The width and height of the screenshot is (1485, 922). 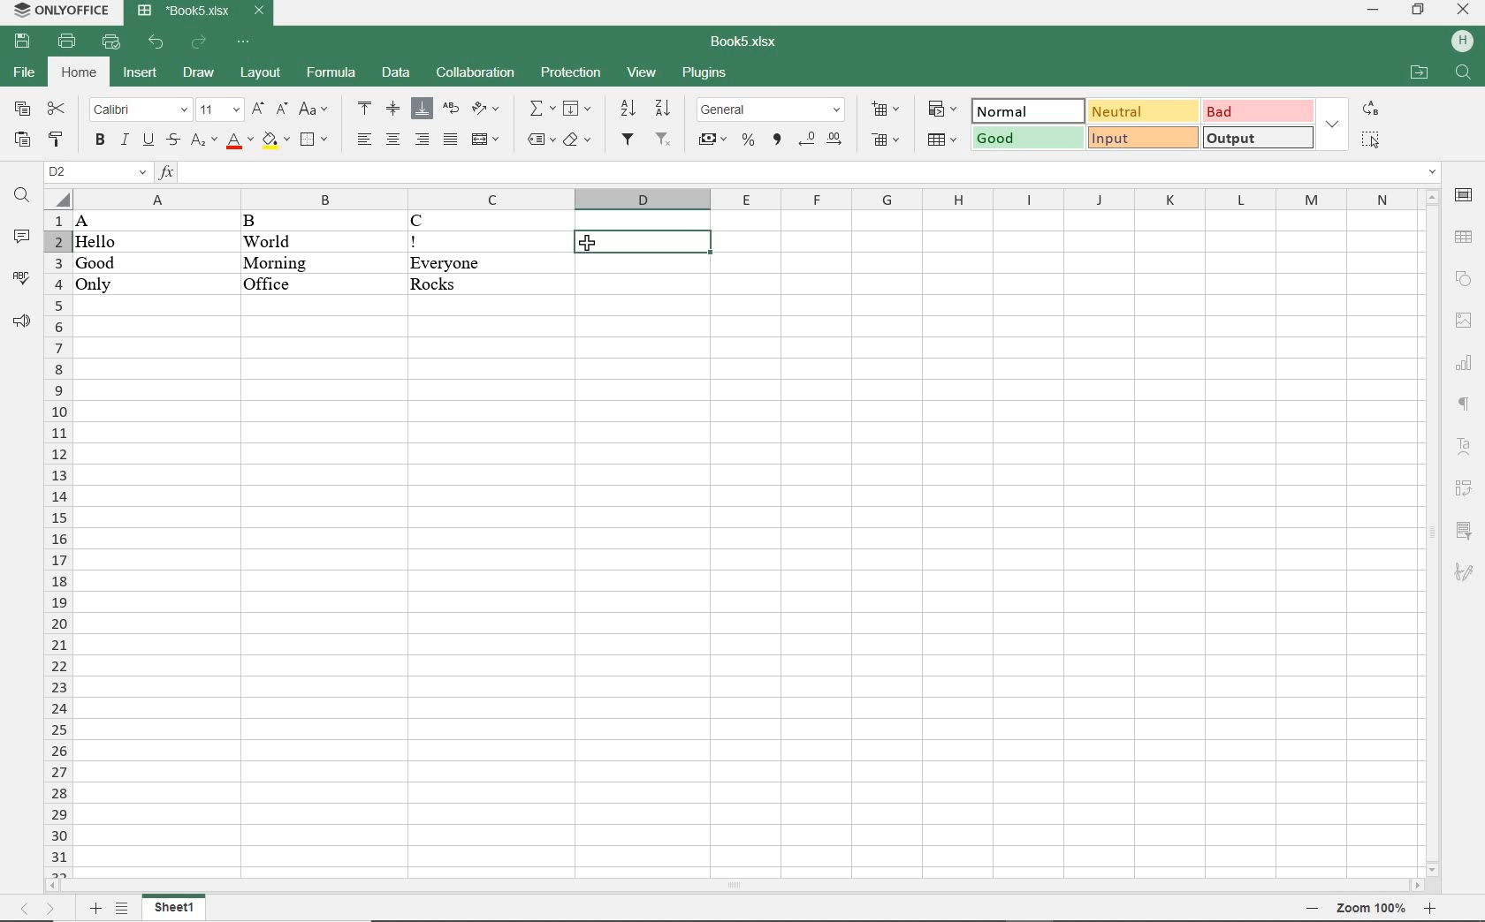 What do you see at coordinates (886, 110) in the screenshot?
I see `insert cells` at bounding box center [886, 110].